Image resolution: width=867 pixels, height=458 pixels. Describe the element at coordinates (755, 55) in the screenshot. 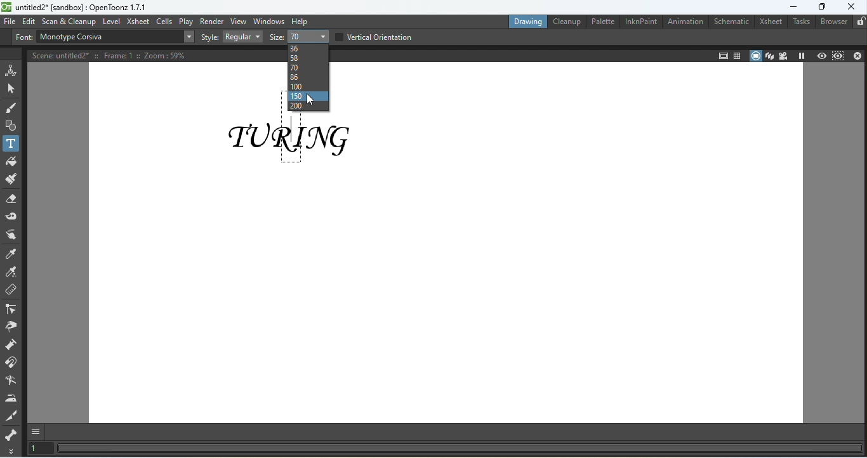

I see `Camera stand view` at that location.